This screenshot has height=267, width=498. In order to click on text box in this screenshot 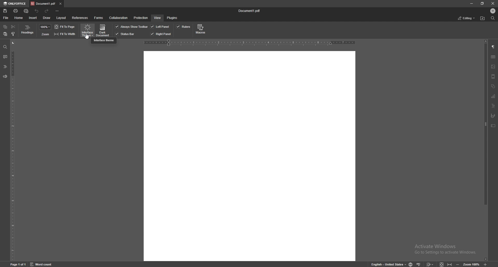, I will do `click(493, 126)`.